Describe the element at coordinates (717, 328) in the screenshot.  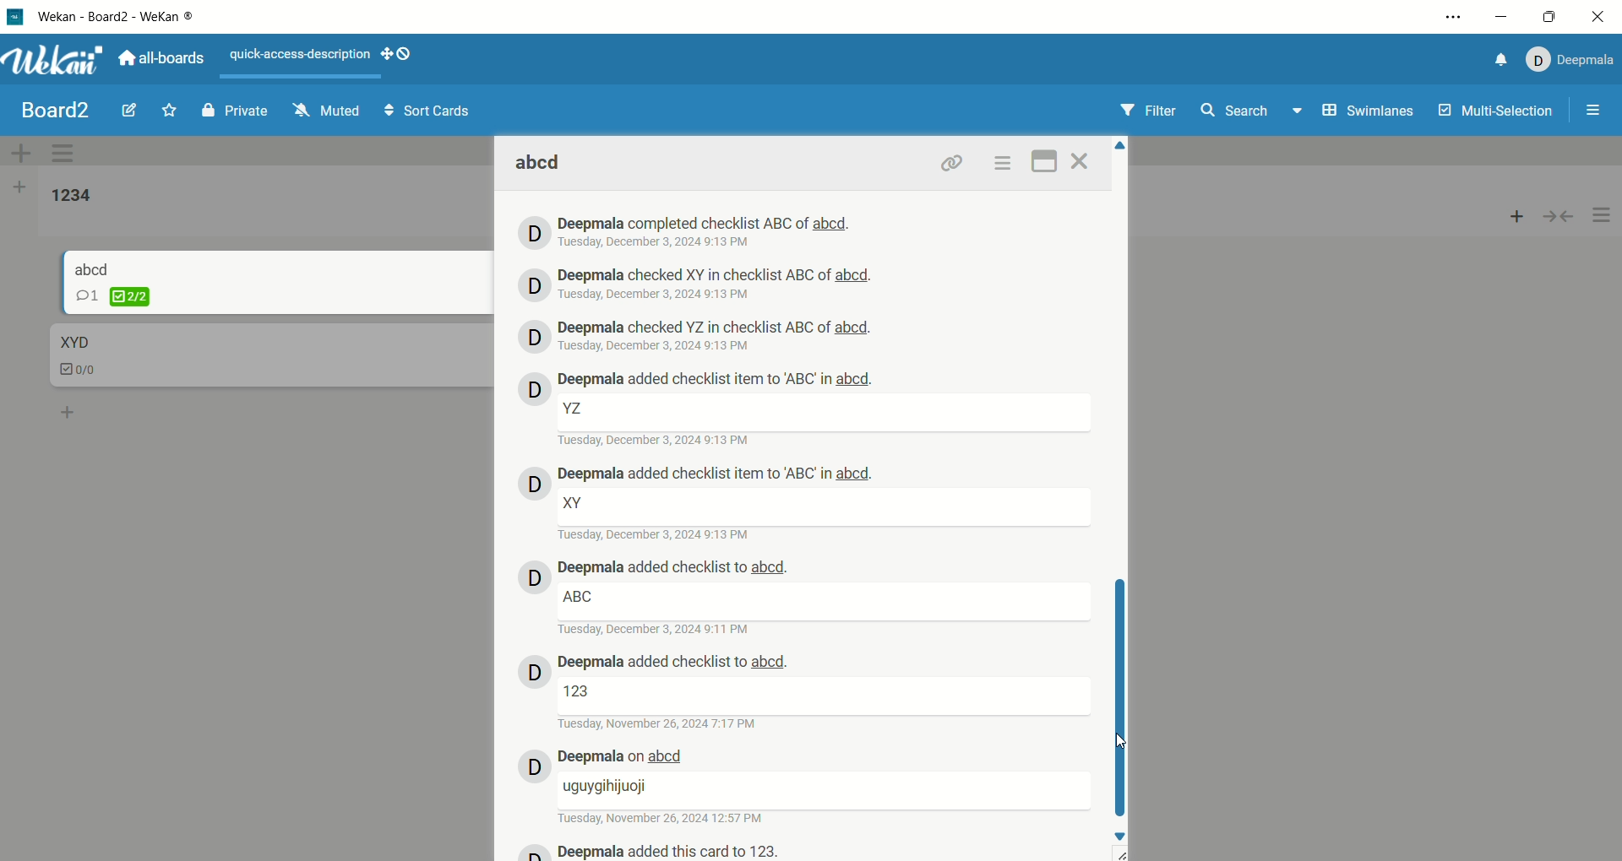
I see `deepmala history` at that location.